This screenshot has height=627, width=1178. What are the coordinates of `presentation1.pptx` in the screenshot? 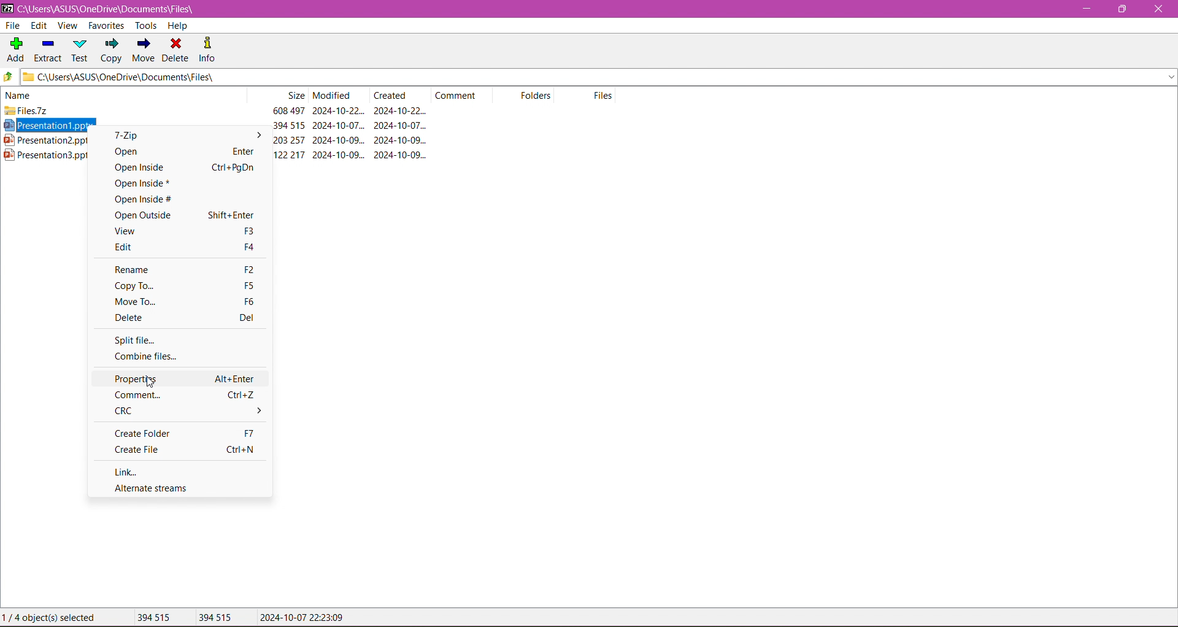 It's located at (44, 125).